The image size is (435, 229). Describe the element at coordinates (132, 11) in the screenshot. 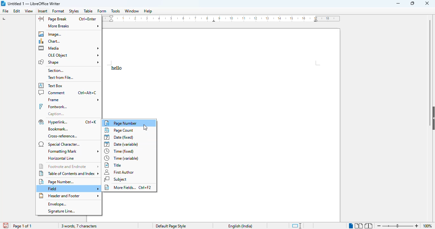

I see `window` at that location.